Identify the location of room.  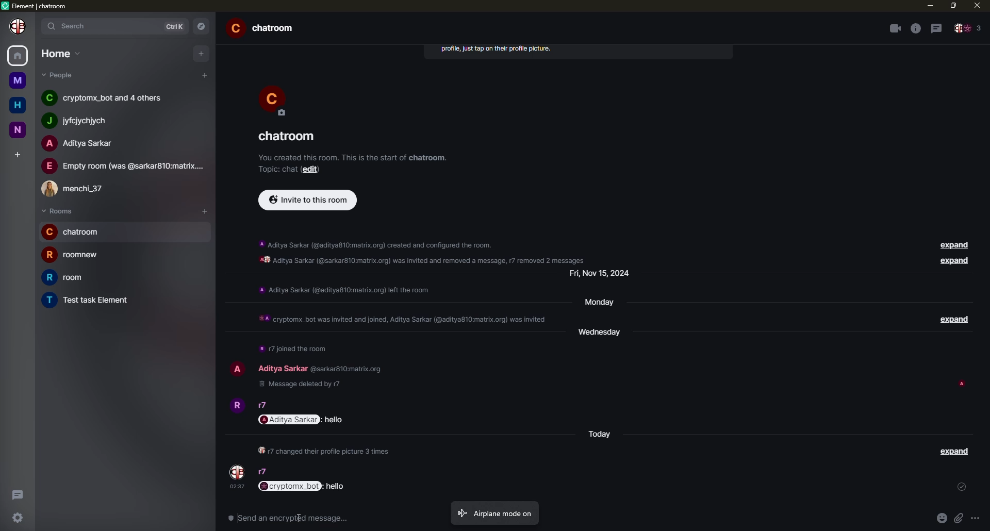
(91, 300).